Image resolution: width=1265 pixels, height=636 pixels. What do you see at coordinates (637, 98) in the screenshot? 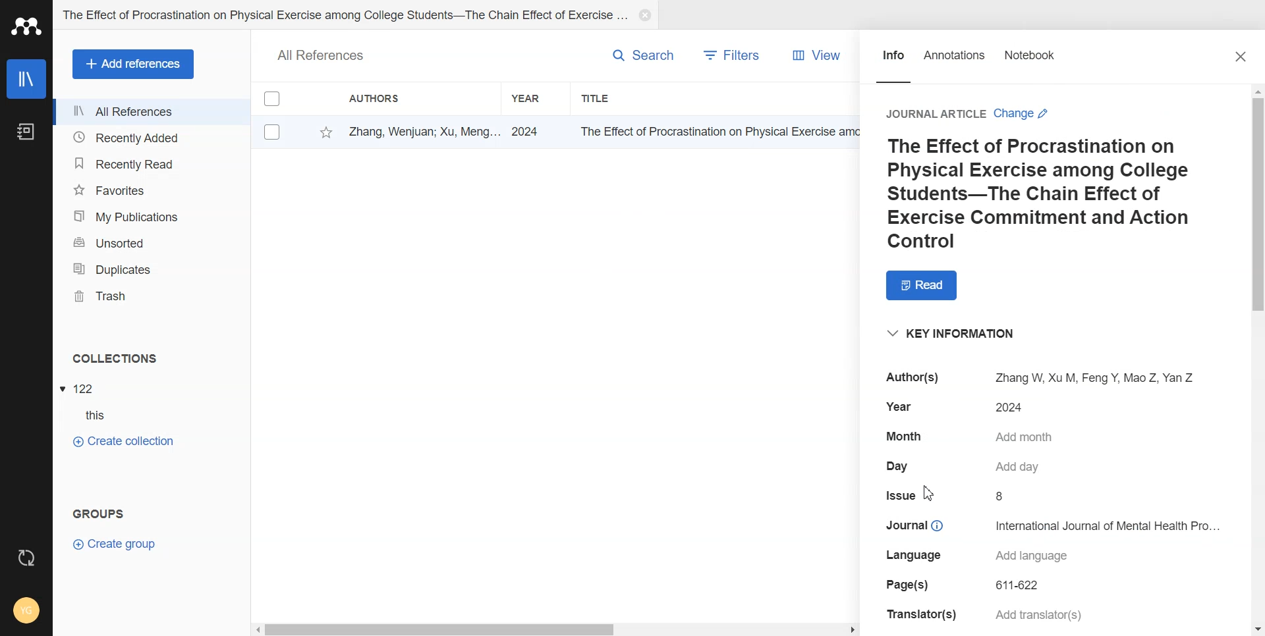
I see `Title` at bounding box center [637, 98].